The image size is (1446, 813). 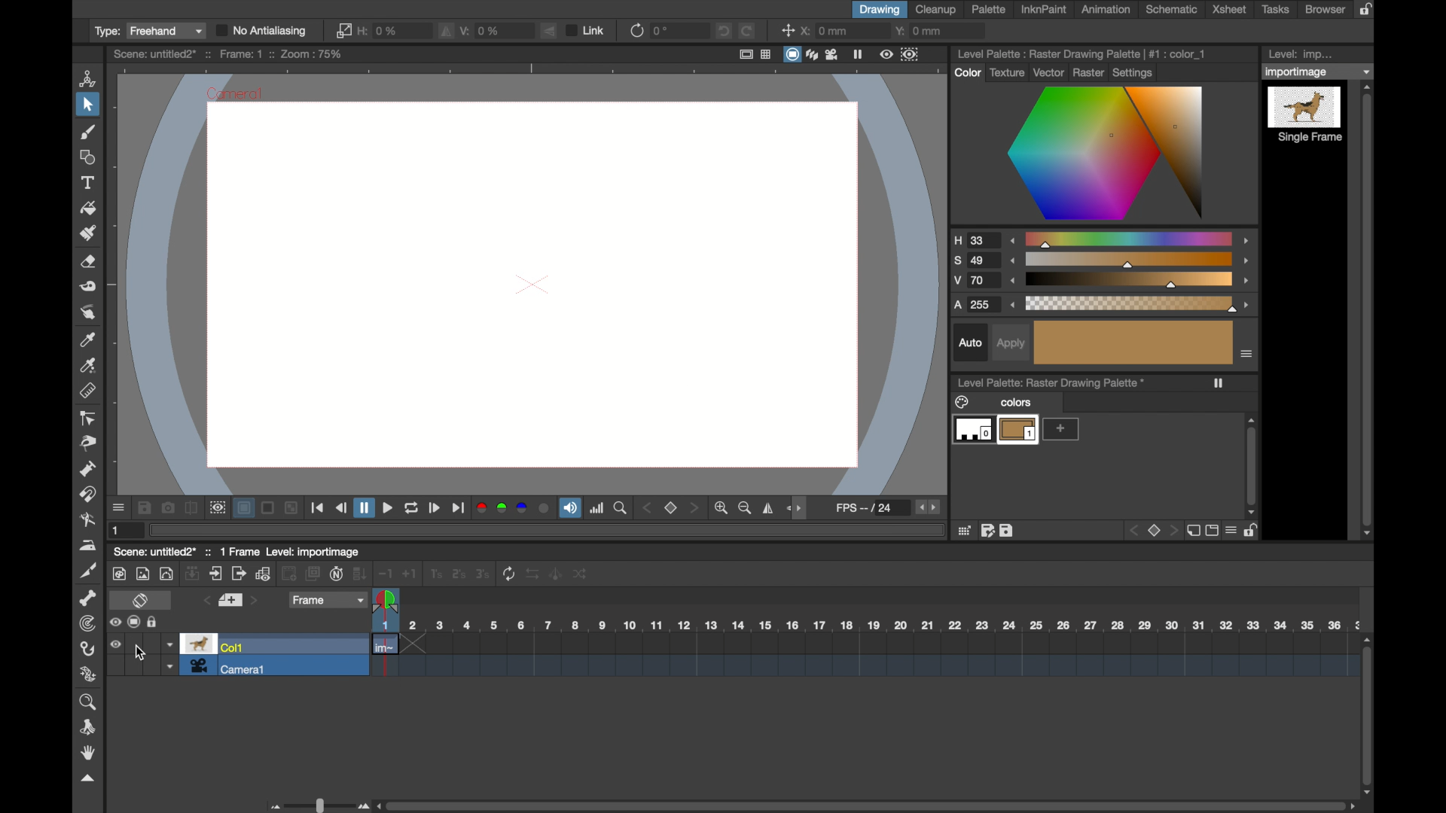 I want to click on y, so click(x=922, y=30).